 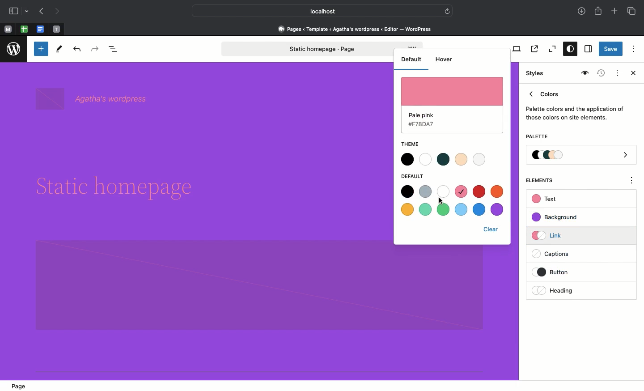 I want to click on Toggle blocker, so click(x=41, y=49).